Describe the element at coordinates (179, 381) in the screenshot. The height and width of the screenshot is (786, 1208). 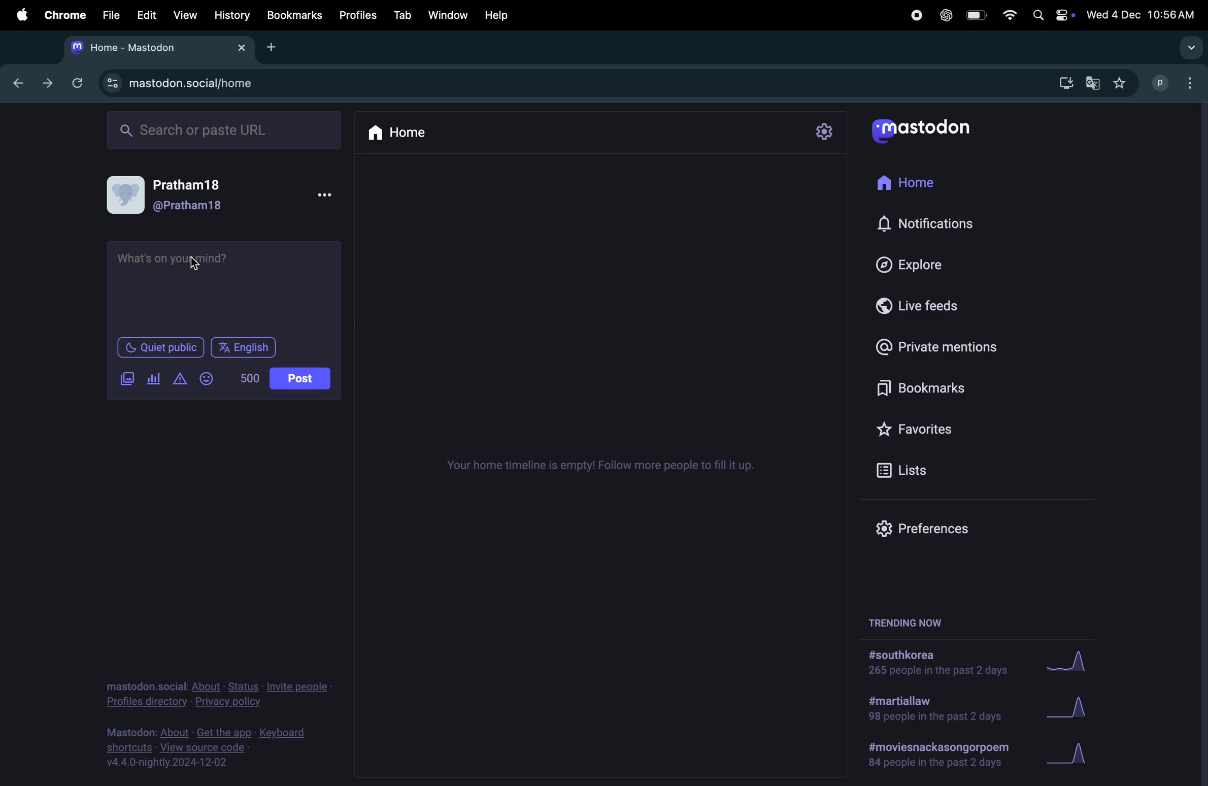
I see `alerts` at that location.